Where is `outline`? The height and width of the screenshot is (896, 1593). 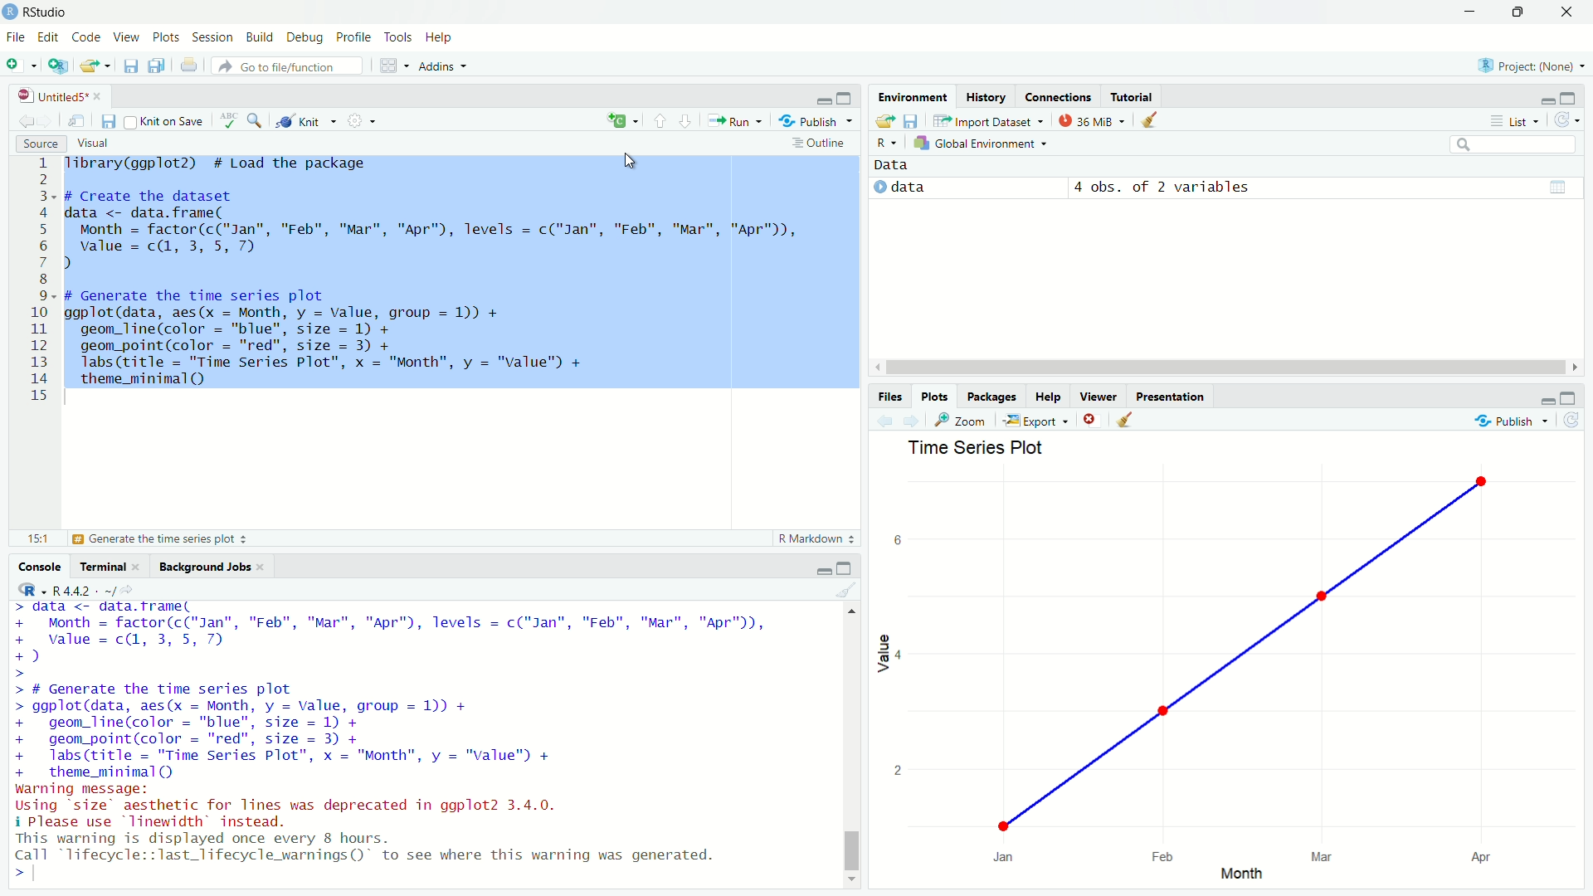
outline is located at coordinates (821, 143).